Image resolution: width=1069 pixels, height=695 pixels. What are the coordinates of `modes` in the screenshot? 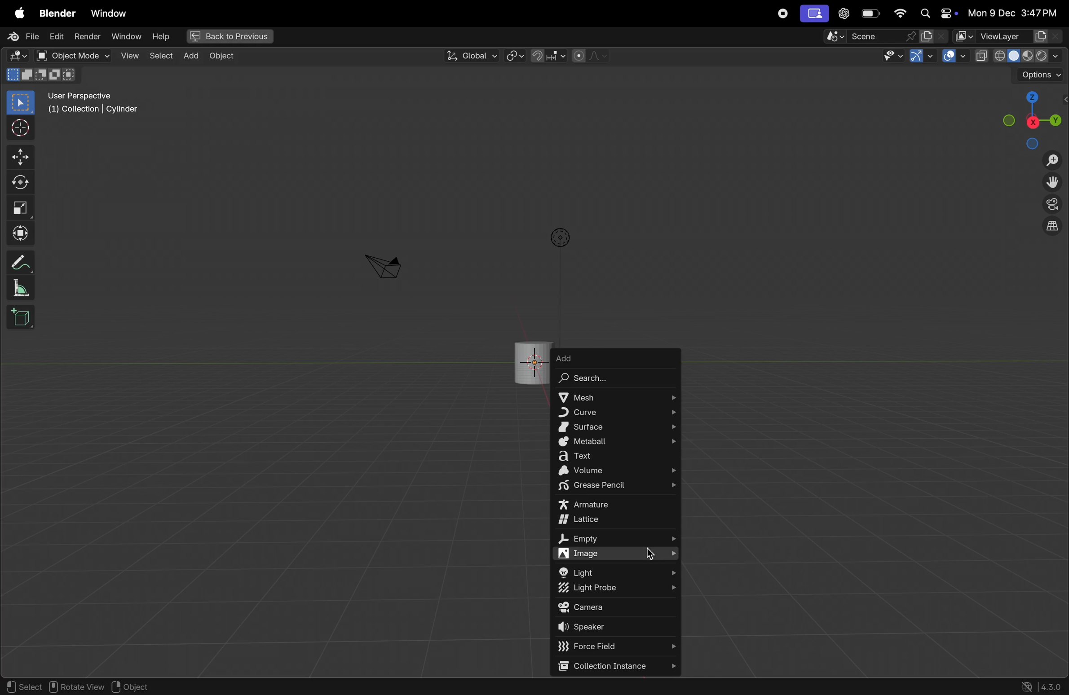 It's located at (44, 75).